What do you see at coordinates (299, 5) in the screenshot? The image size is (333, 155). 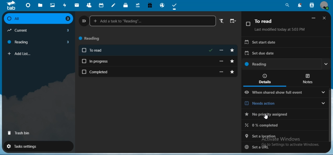 I see `notifications` at bounding box center [299, 5].